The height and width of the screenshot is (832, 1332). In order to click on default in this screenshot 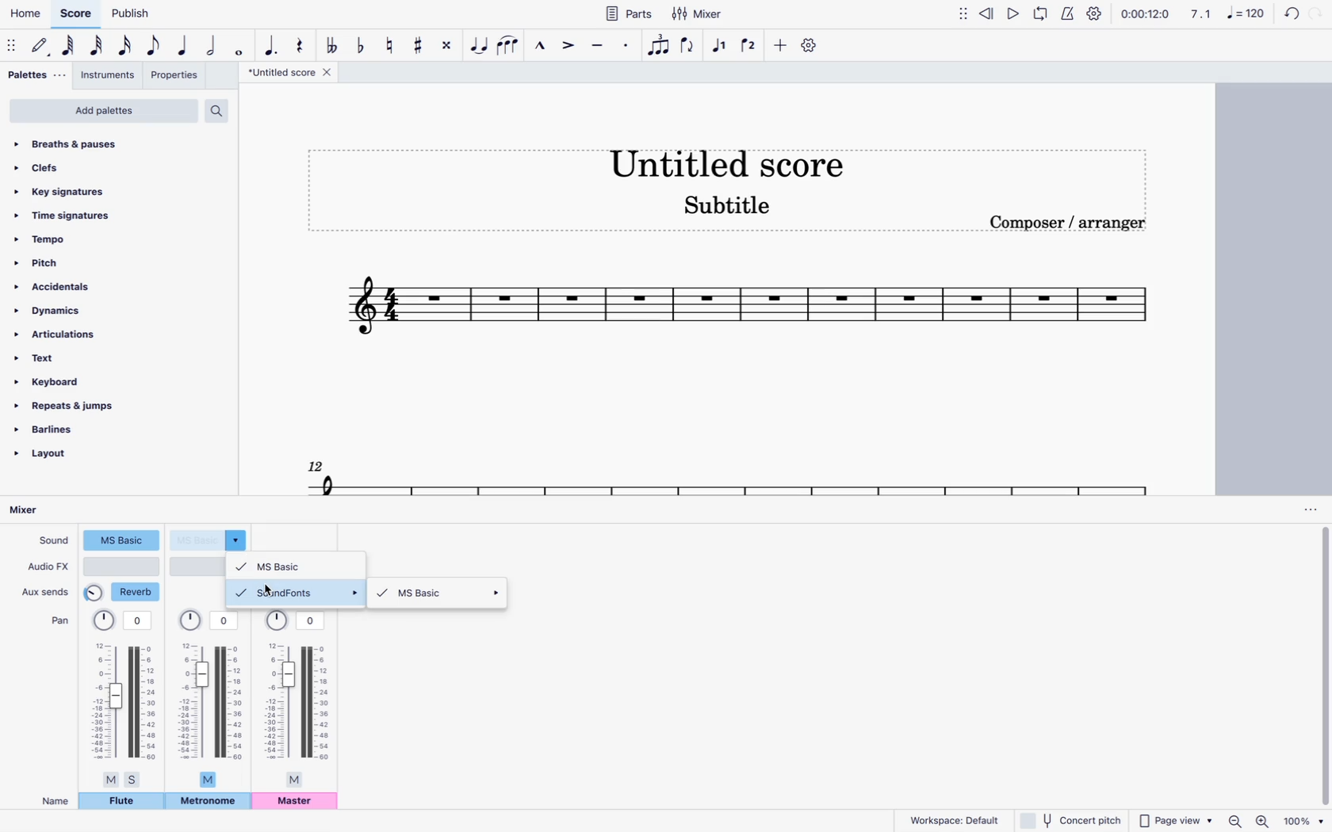, I will do `click(43, 47)`.